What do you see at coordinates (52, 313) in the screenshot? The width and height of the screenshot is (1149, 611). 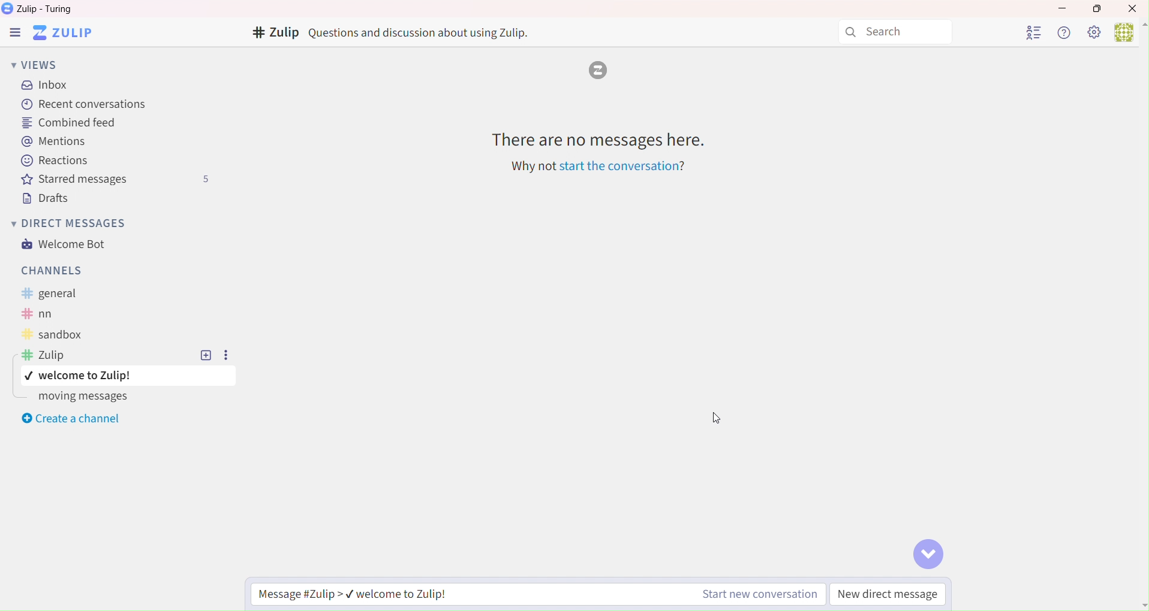 I see `Text` at bounding box center [52, 313].